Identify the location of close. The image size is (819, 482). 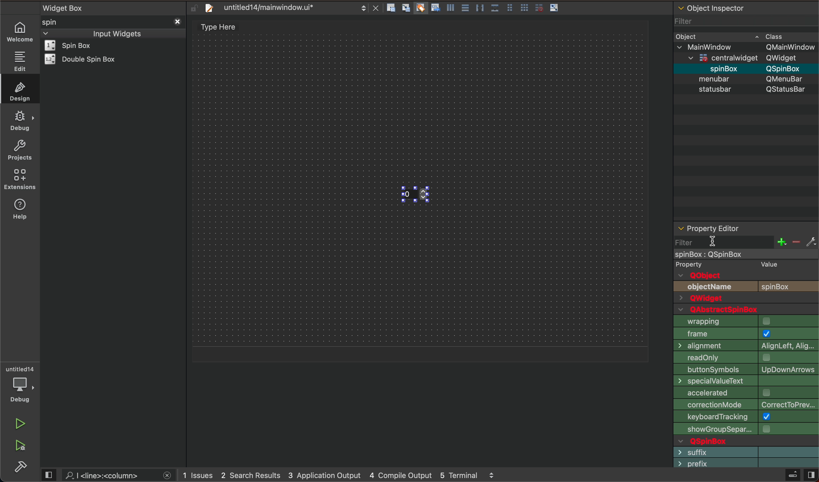
(176, 21).